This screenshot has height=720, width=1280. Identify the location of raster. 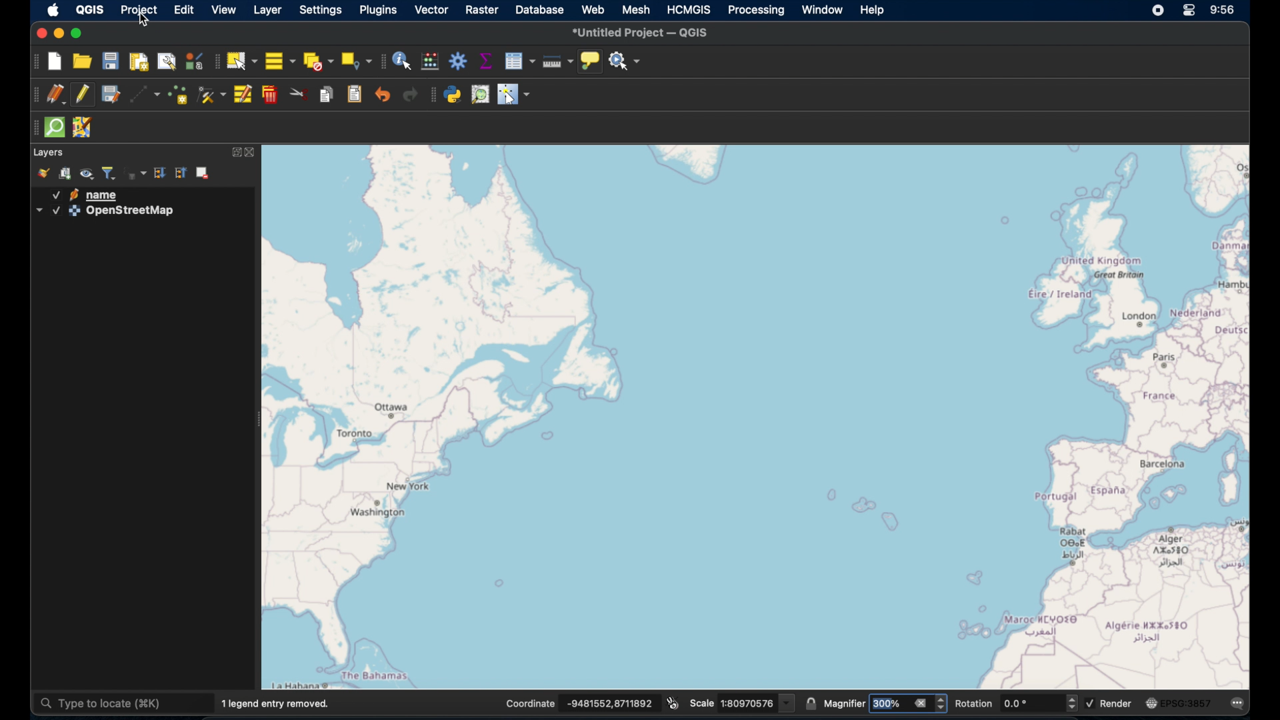
(482, 10).